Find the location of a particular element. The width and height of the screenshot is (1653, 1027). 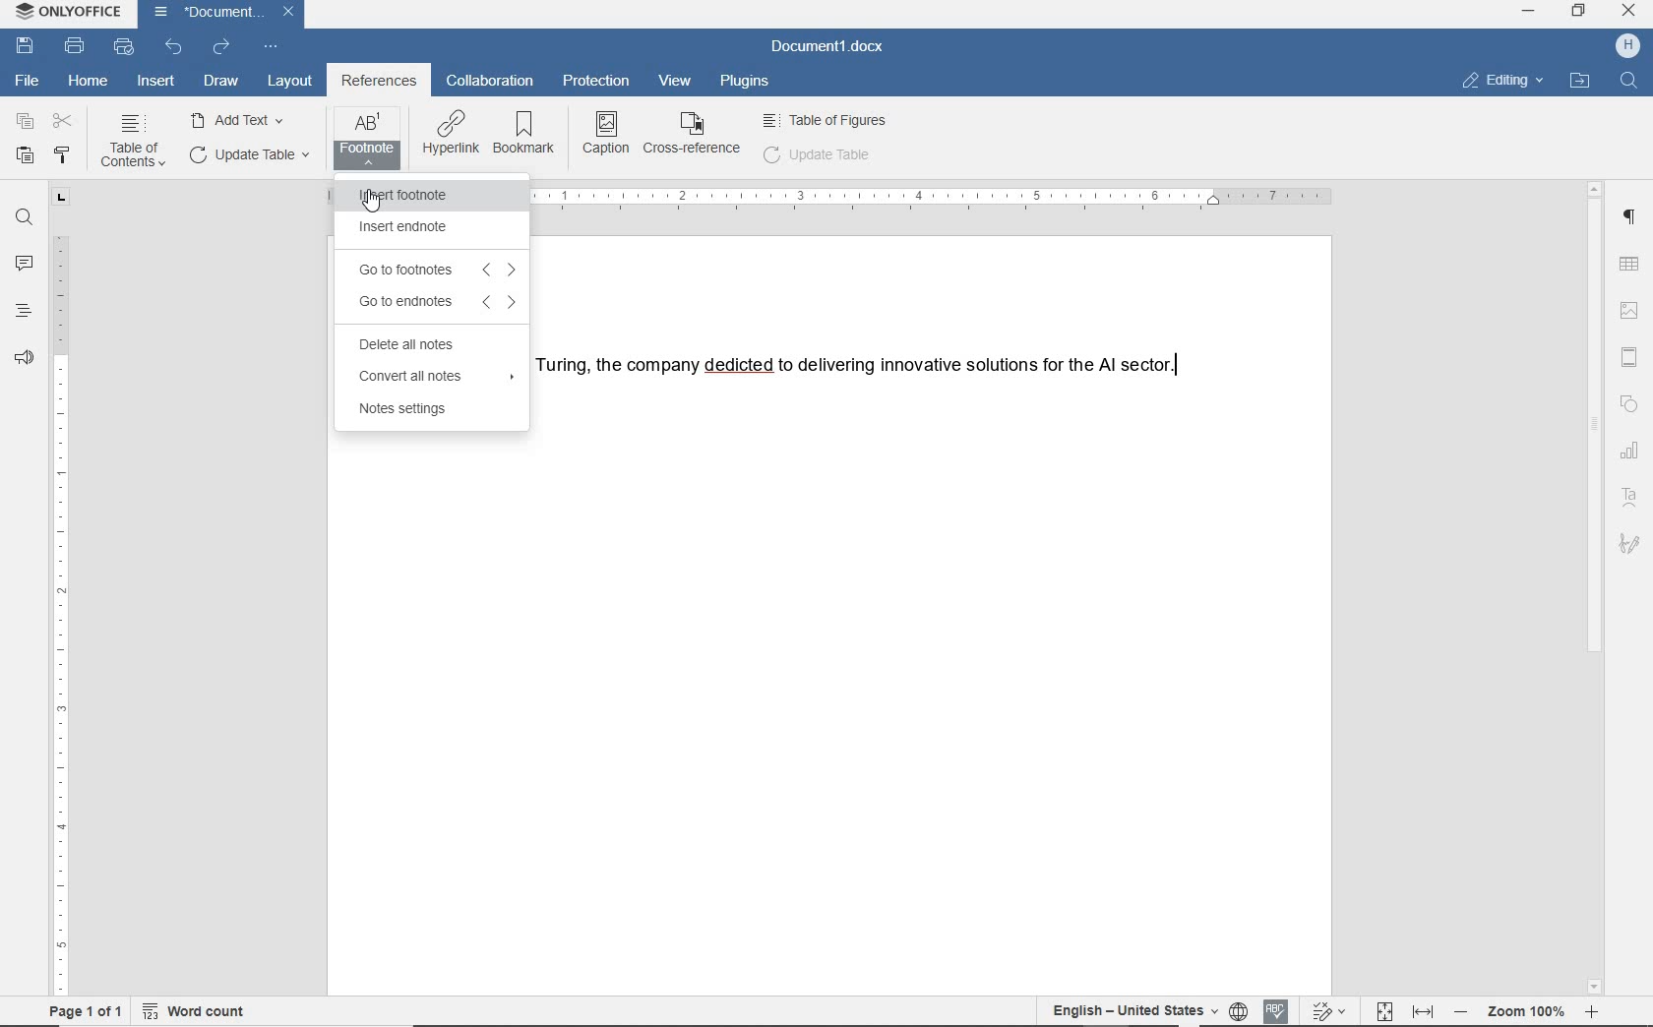

quick print is located at coordinates (122, 47).